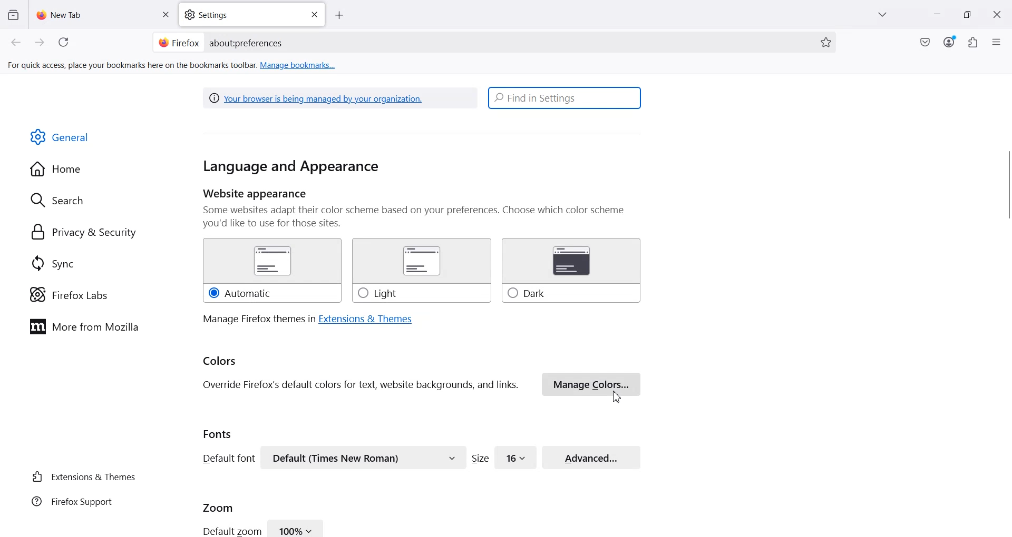 This screenshot has width=1012, height=537. What do you see at coordinates (314, 15) in the screenshot?
I see `Close` at bounding box center [314, 15].